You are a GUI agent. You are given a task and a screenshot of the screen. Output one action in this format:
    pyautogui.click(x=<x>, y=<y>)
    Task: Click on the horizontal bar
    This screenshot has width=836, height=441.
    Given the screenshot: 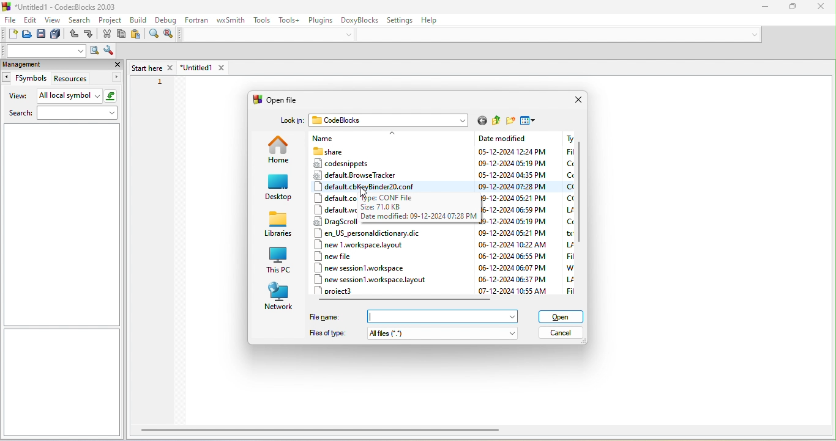 What is the action you would take?
    pyautogui.click(x=411, y=299)
    